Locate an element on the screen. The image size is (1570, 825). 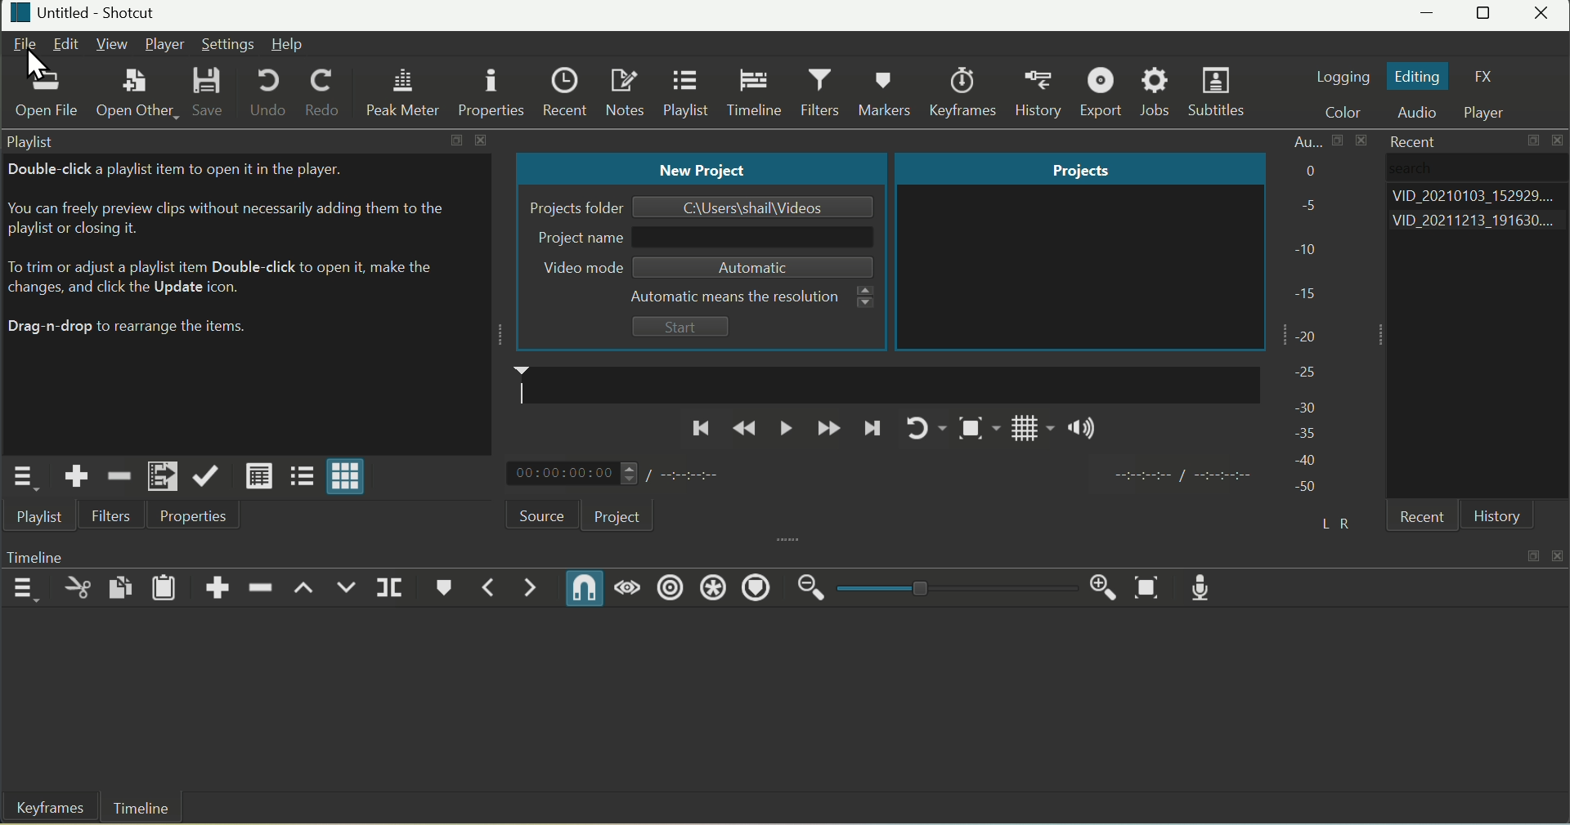
Audio is located at coordinates (1423, 114).